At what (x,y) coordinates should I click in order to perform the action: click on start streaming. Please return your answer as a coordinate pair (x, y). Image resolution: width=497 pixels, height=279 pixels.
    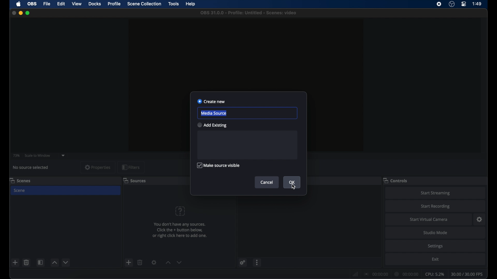
    Looking at the image, I should click on (436, 193).